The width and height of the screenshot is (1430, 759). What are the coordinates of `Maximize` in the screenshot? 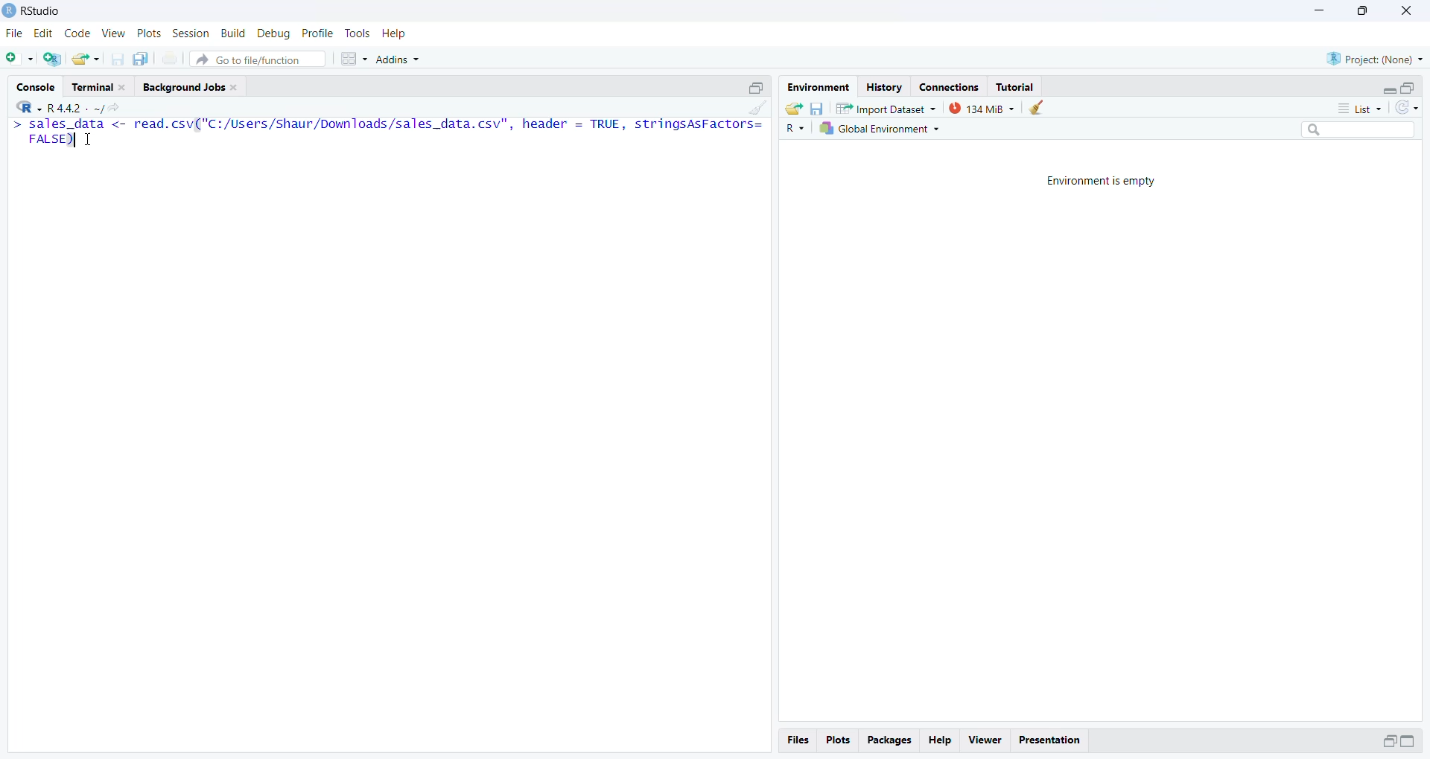 It's located at (1388, 742).